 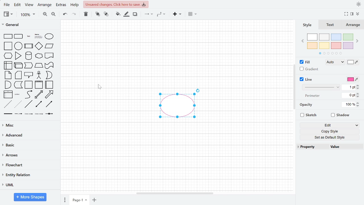 What do you see at coordinates (53, 14) in the screenshot?
I see `zoom out` at bounding box center [53, 14].